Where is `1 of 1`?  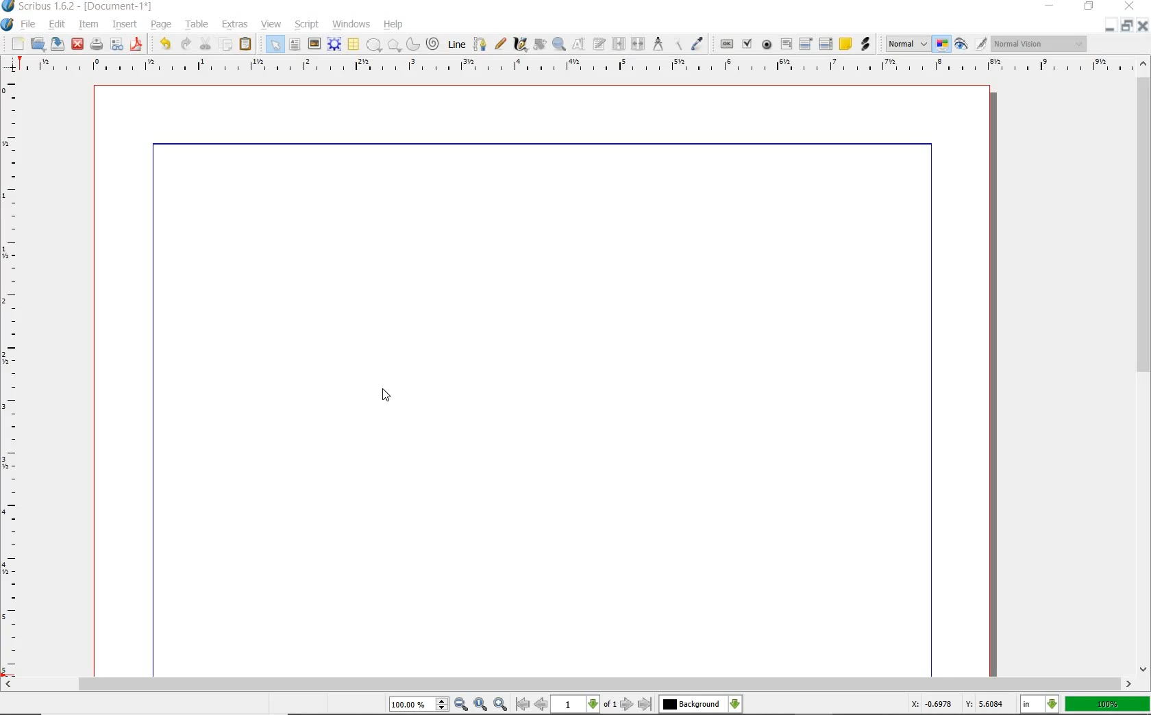 1 of 1 is located at coordinates (585, 704).